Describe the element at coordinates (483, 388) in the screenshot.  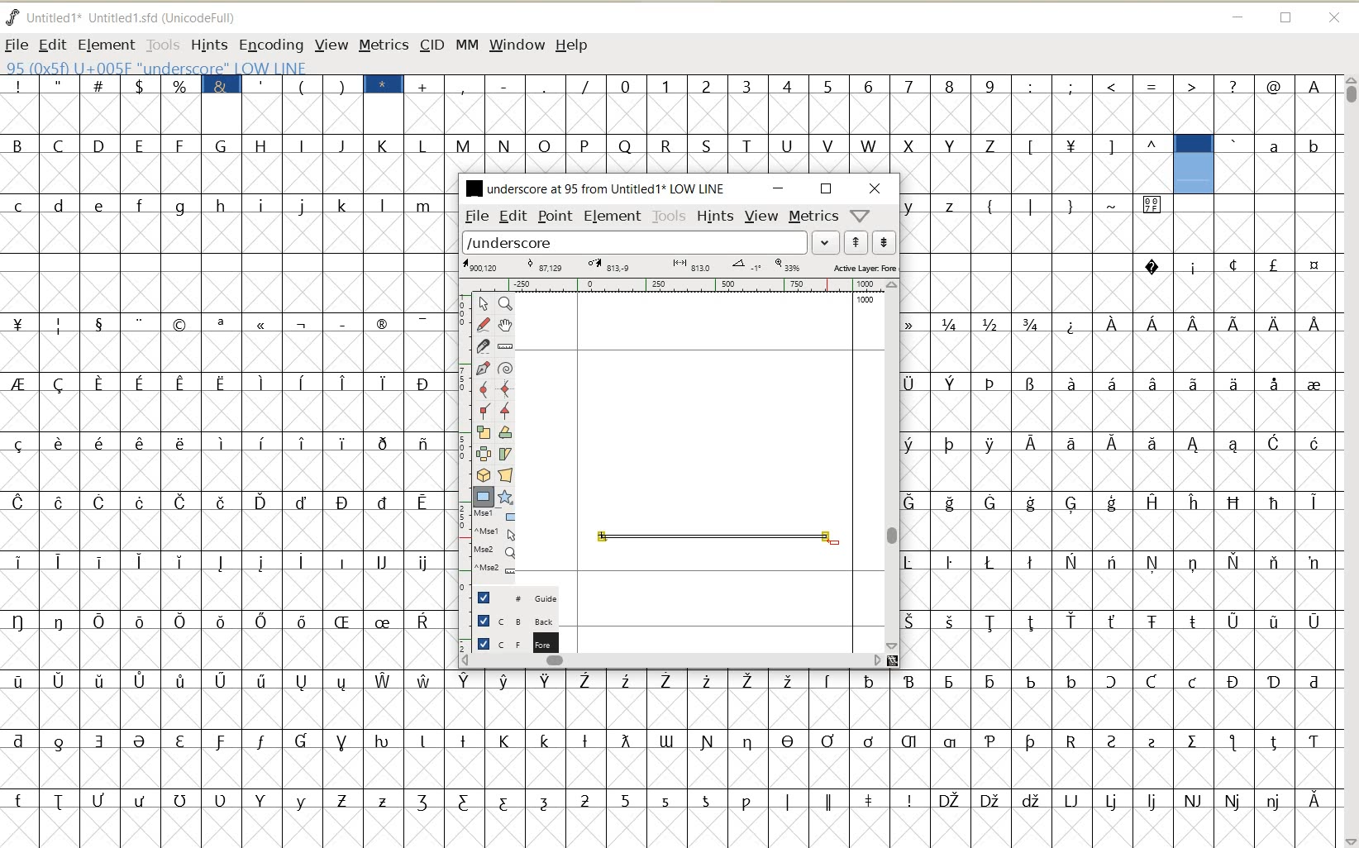
I see `add a curve point` at that location.